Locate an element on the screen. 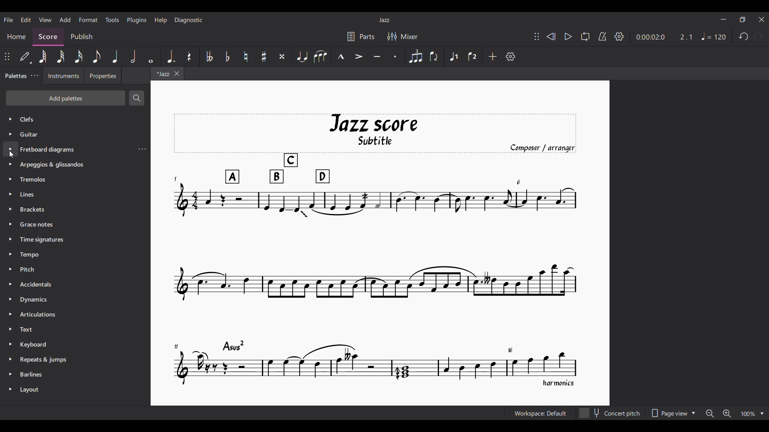  Augmentation dot is located at coordinates (170, 56).